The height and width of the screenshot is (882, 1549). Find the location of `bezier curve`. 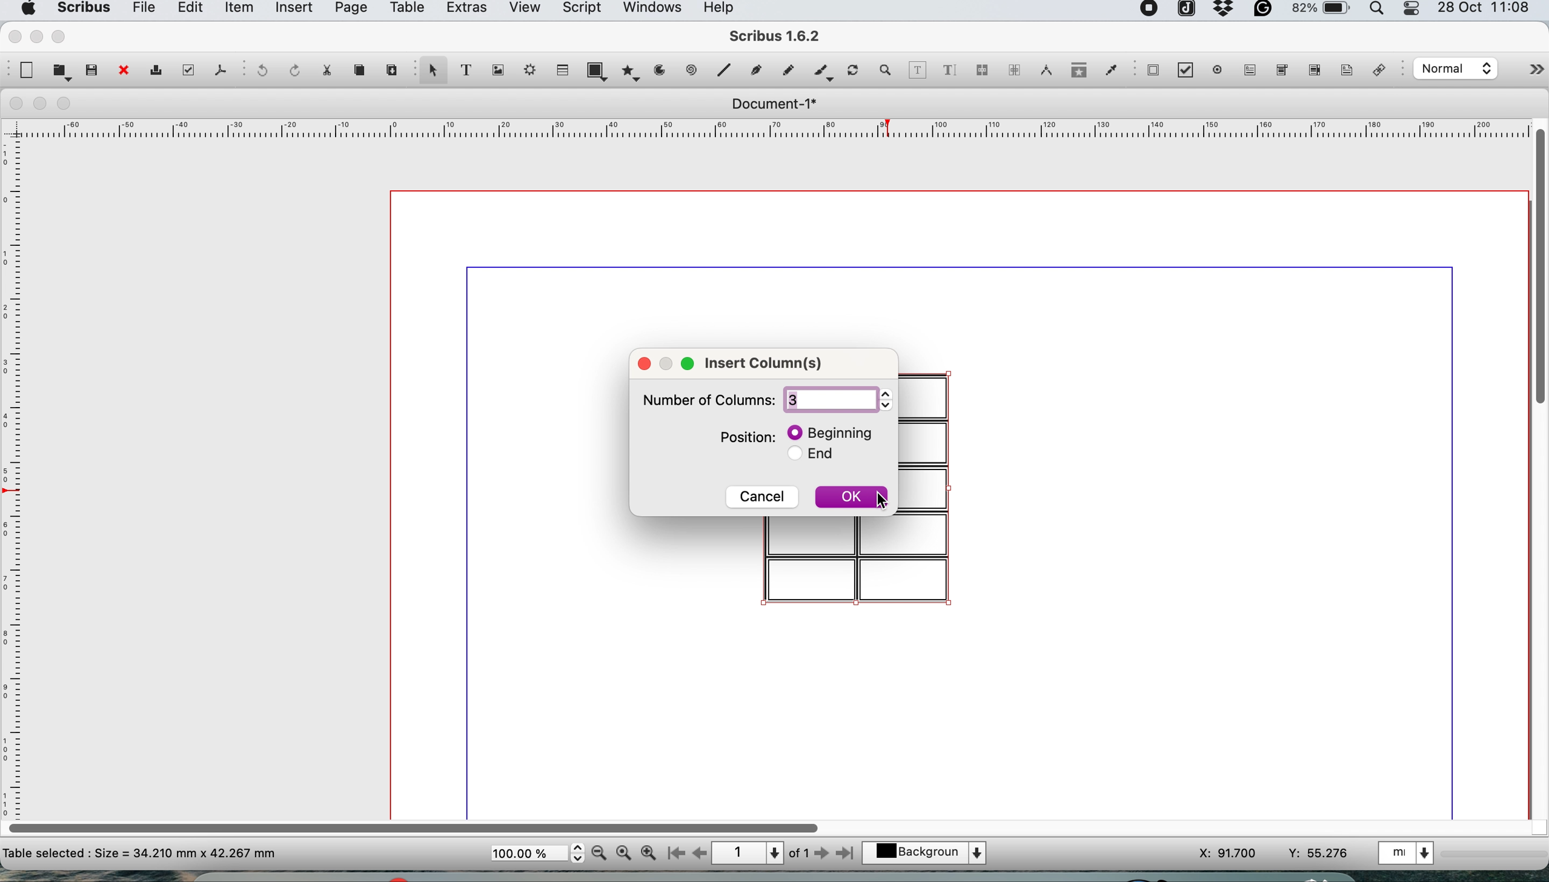

bezier curve is located at coordinates (755, 73).